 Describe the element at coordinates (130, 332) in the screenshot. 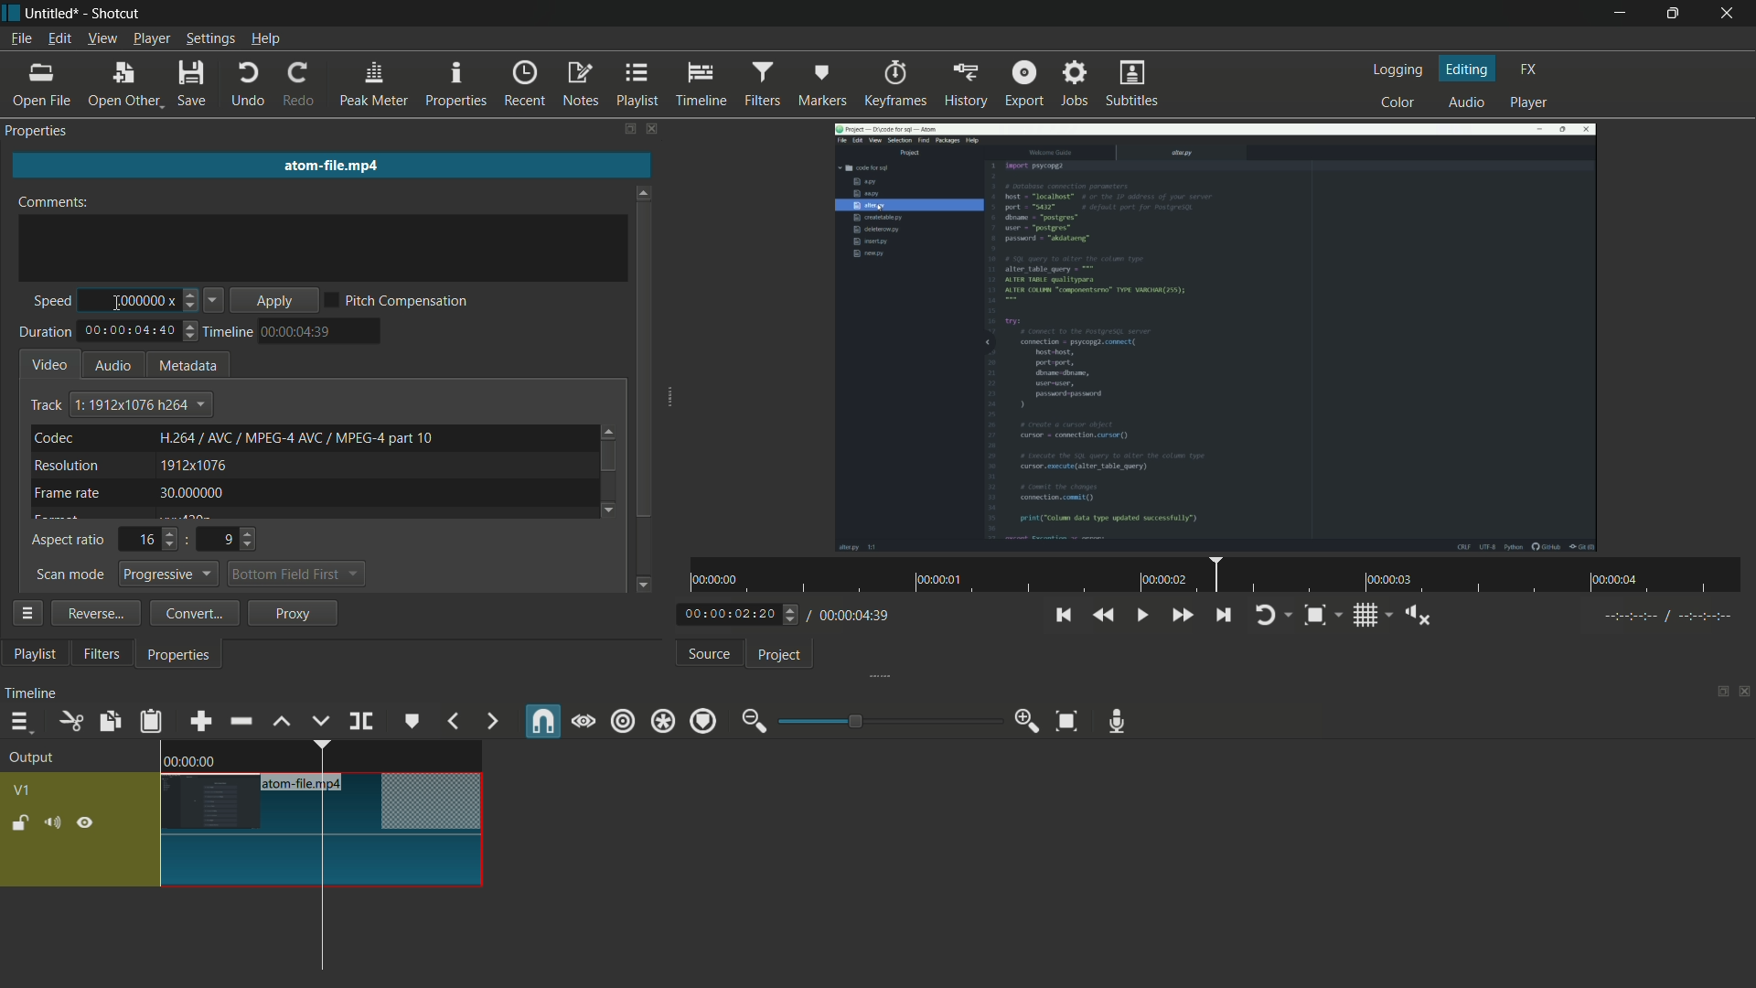

I see `total time` at that location.